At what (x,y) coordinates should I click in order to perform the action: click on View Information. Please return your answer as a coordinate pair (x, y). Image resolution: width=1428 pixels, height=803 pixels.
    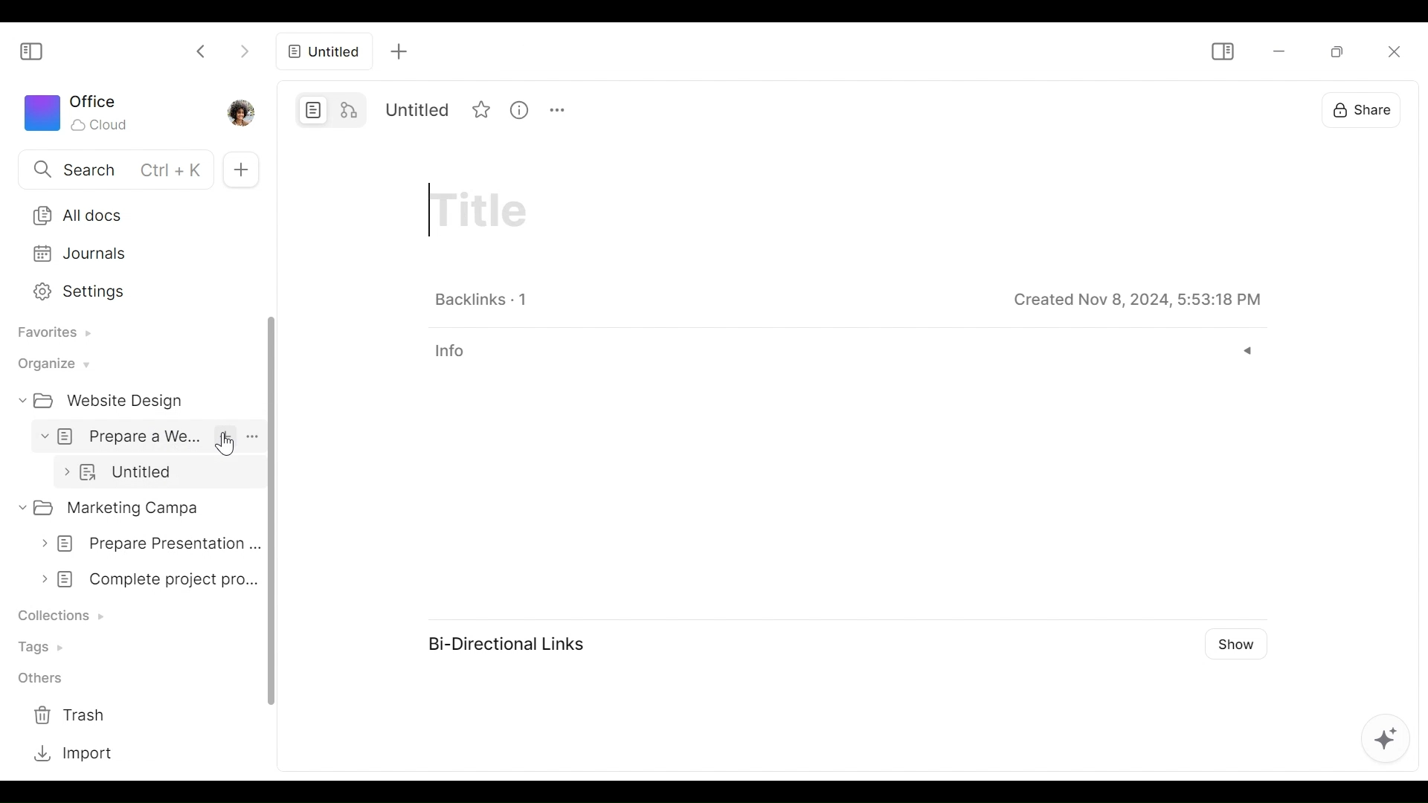
    Looking at the image, I should click on (844, 351).